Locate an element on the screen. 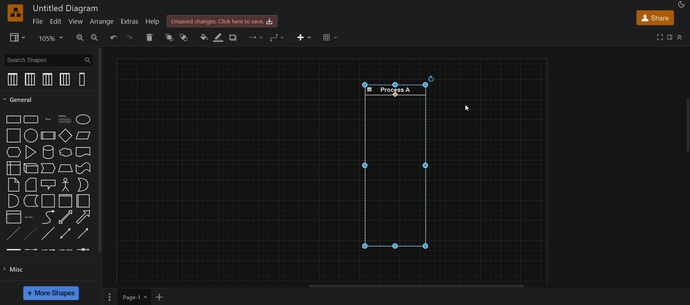  process is located at coordinates (49, 136).